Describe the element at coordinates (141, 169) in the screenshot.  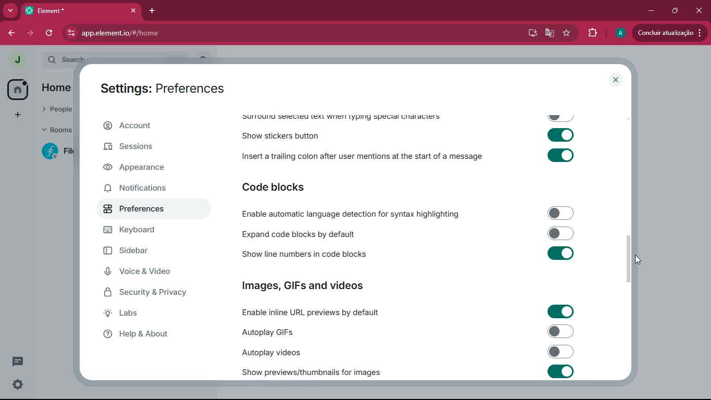
I see `appearance` at that location.